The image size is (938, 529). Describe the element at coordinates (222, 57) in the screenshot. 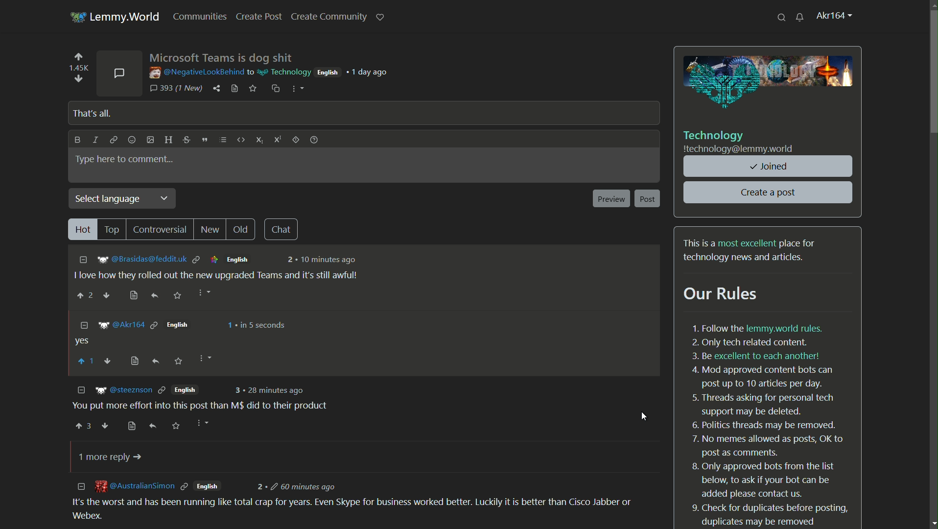

I see `post name` at that location.